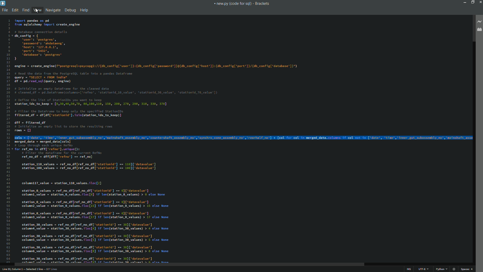 The image size is (483, 272). I want to click on file menu, so click(5, 10).